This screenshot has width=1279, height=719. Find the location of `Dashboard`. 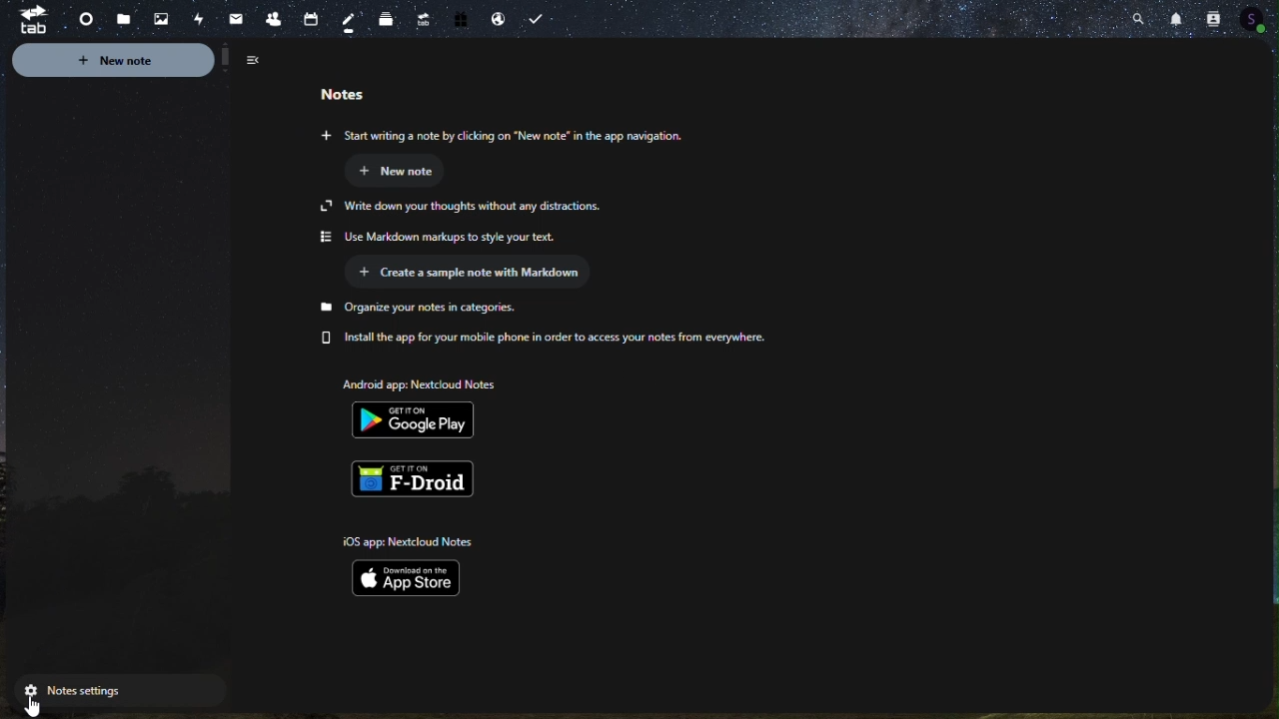

Dashboard is located at coordinates (78, 18).